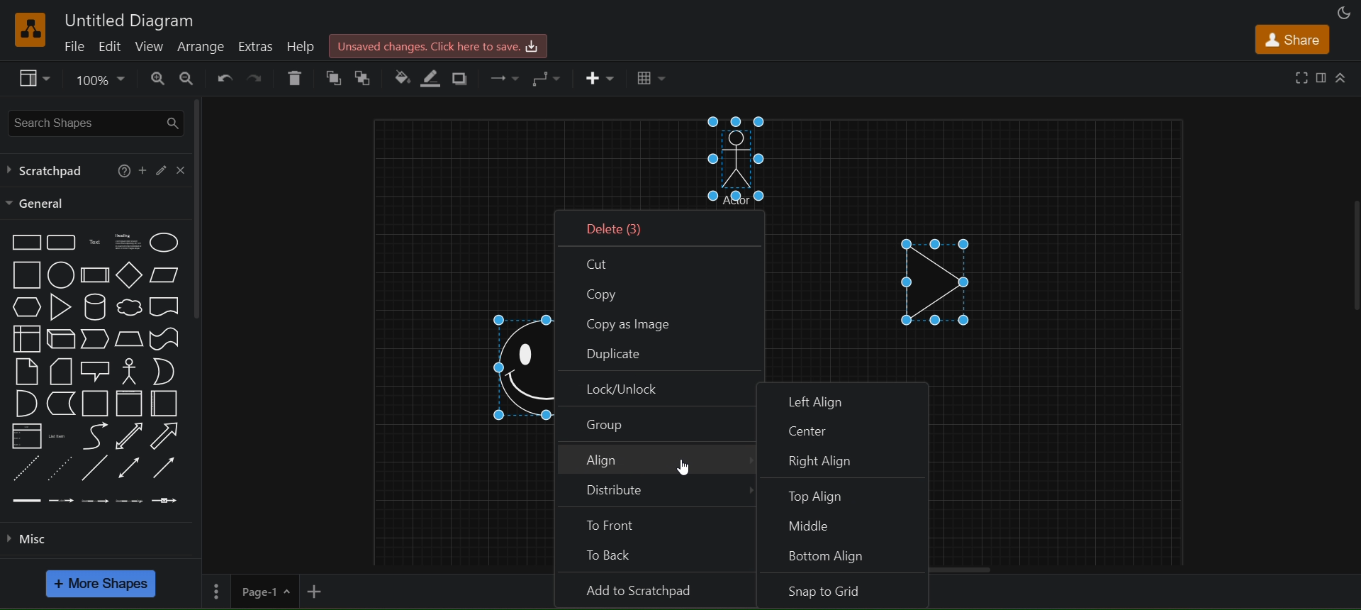 This screenshot has width=1361, height=610. I want to click on file, so click(73, 46).